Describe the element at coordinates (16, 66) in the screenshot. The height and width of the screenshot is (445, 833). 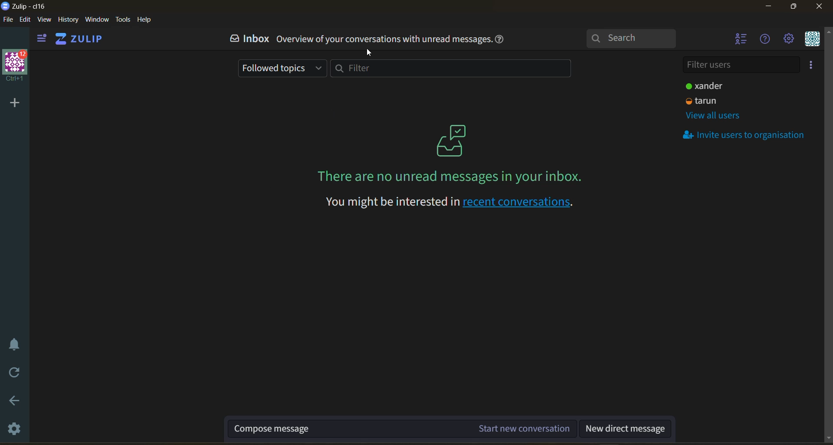
I see `organisation profile and name` at that location.